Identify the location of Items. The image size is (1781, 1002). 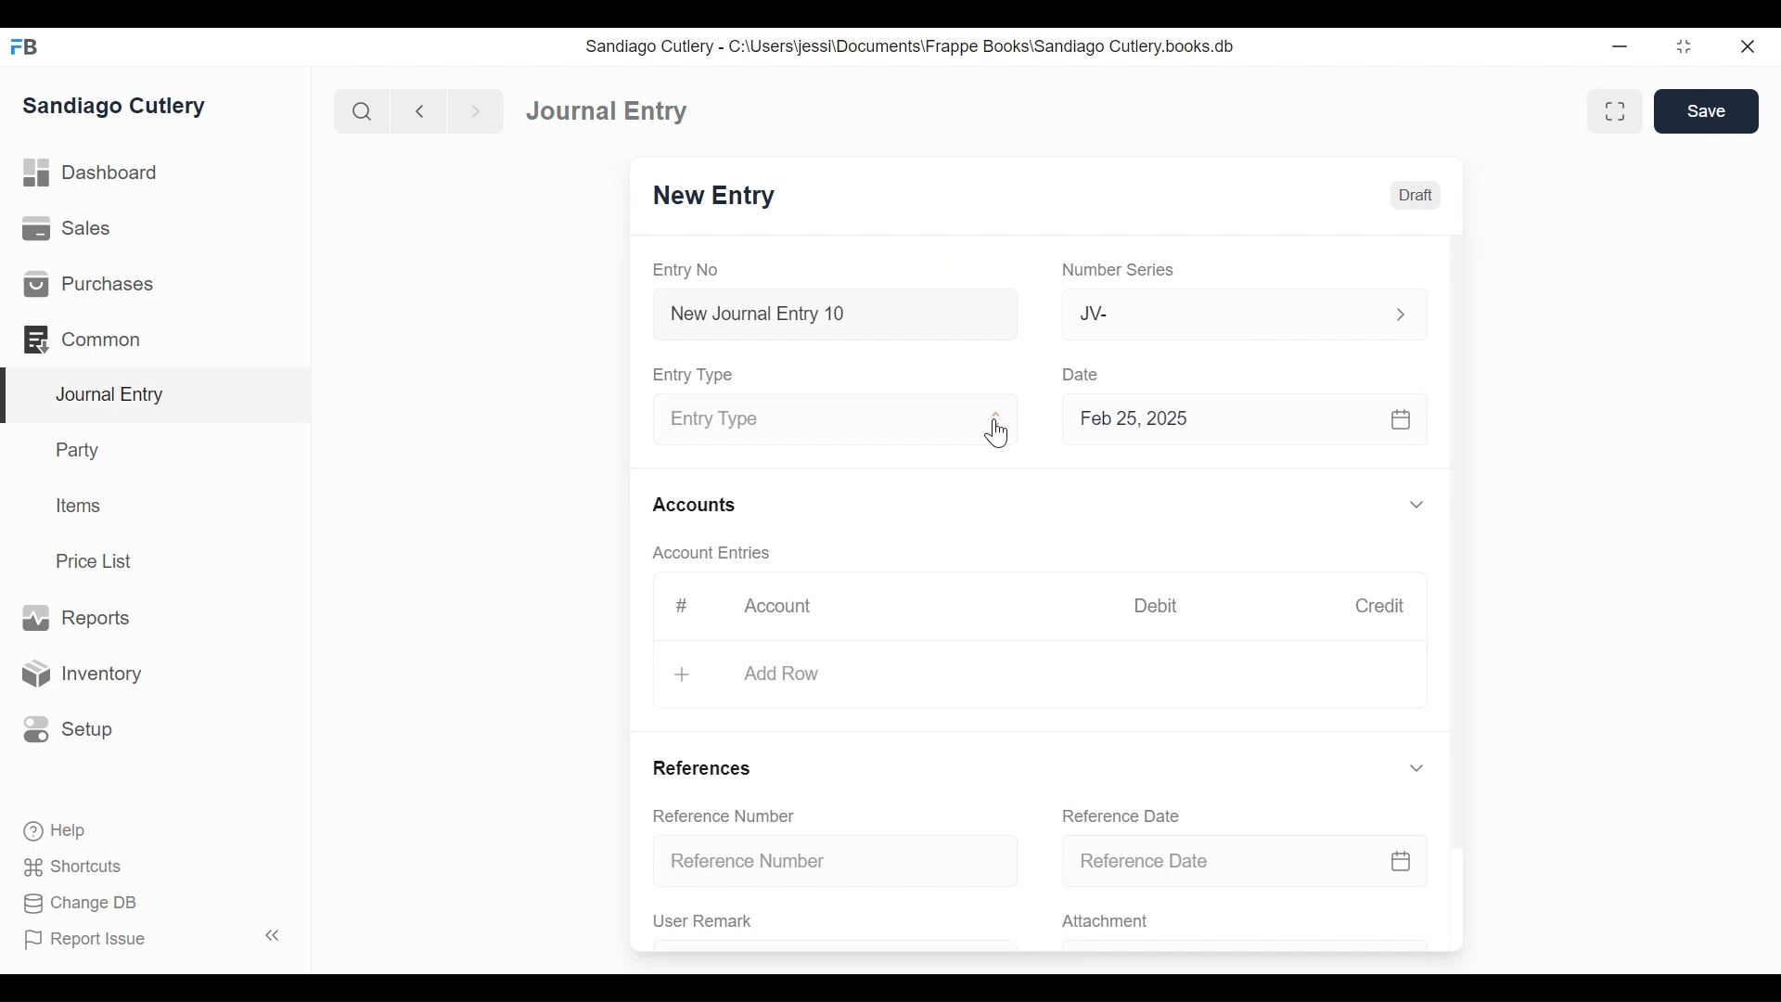
(81, 507).